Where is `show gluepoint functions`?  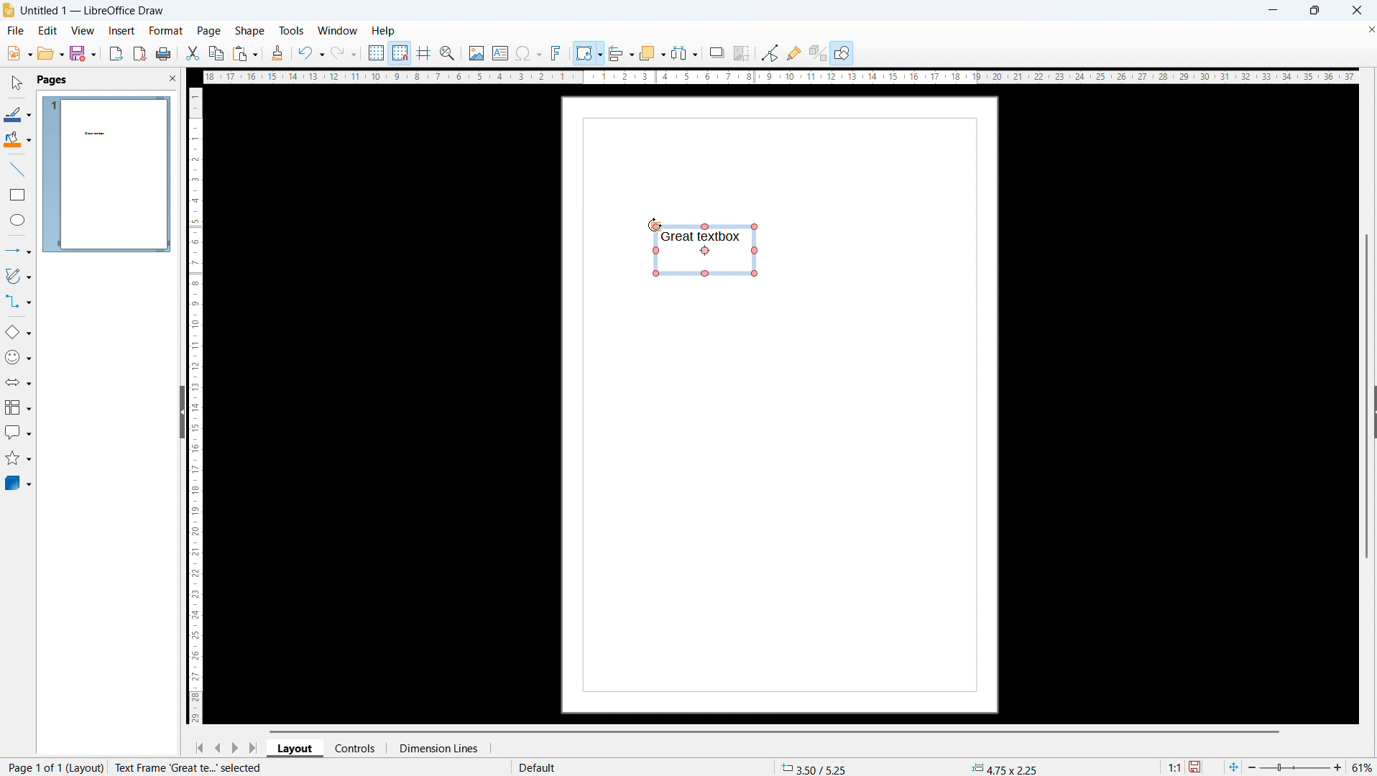
show gluepoint functions is located at coordinates (794, 52).